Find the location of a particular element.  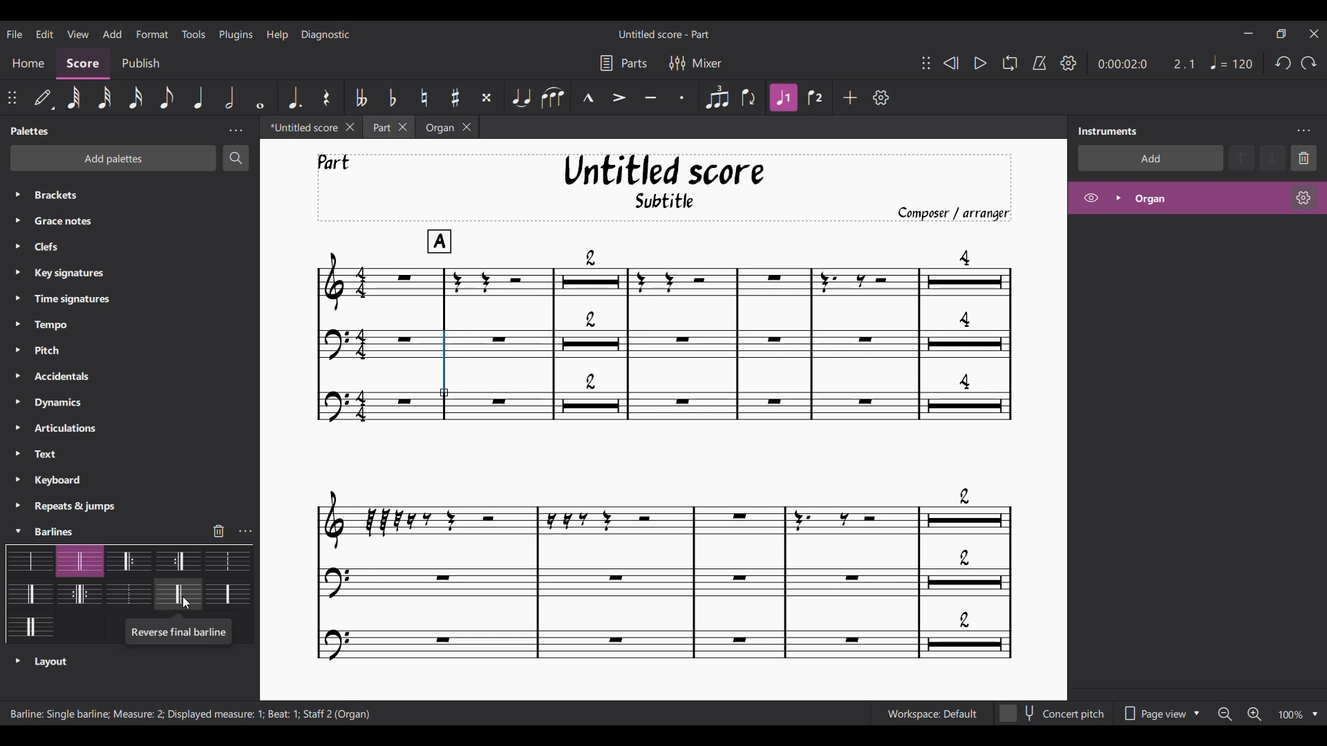

8th note is located at coordinates (165, 97).